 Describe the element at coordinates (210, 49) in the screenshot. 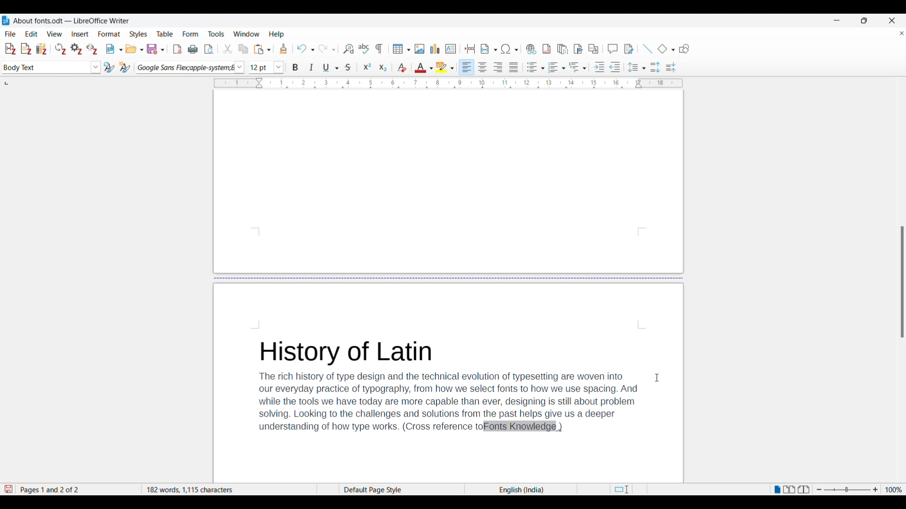

I see `Toggle print preview` at that location.